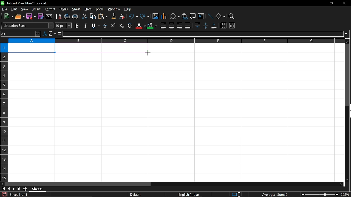 This screenshot has width=351, height=197. What do you see at coordinates (3, 194) in the screenshot?
I see `save ` at bounding box center [3, 194].